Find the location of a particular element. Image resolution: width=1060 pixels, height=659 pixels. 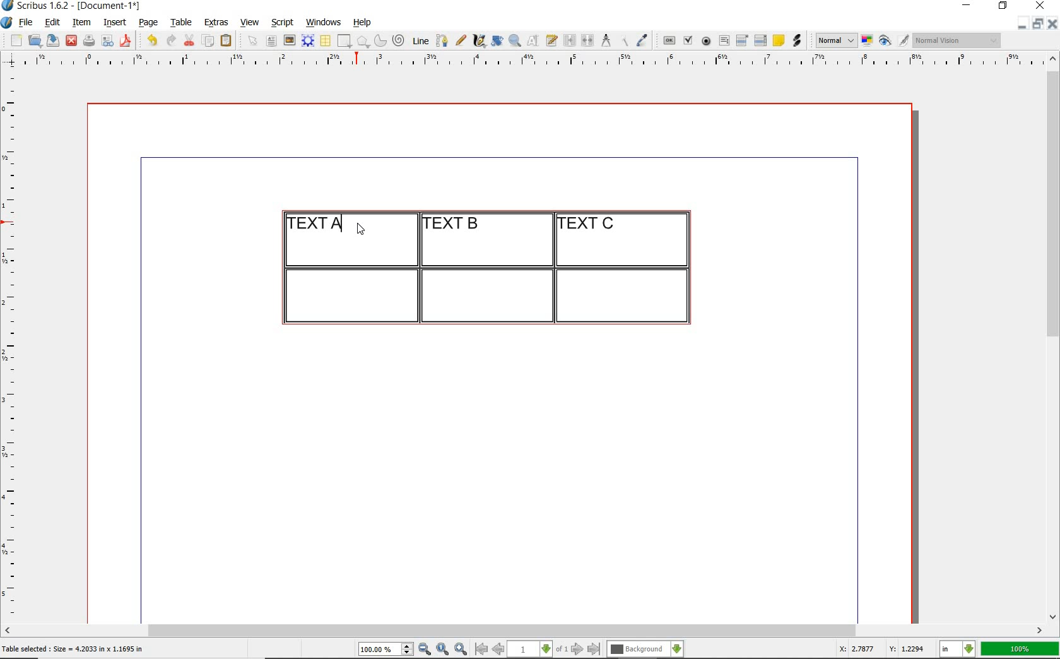

help is located at coordinates (361, 23).